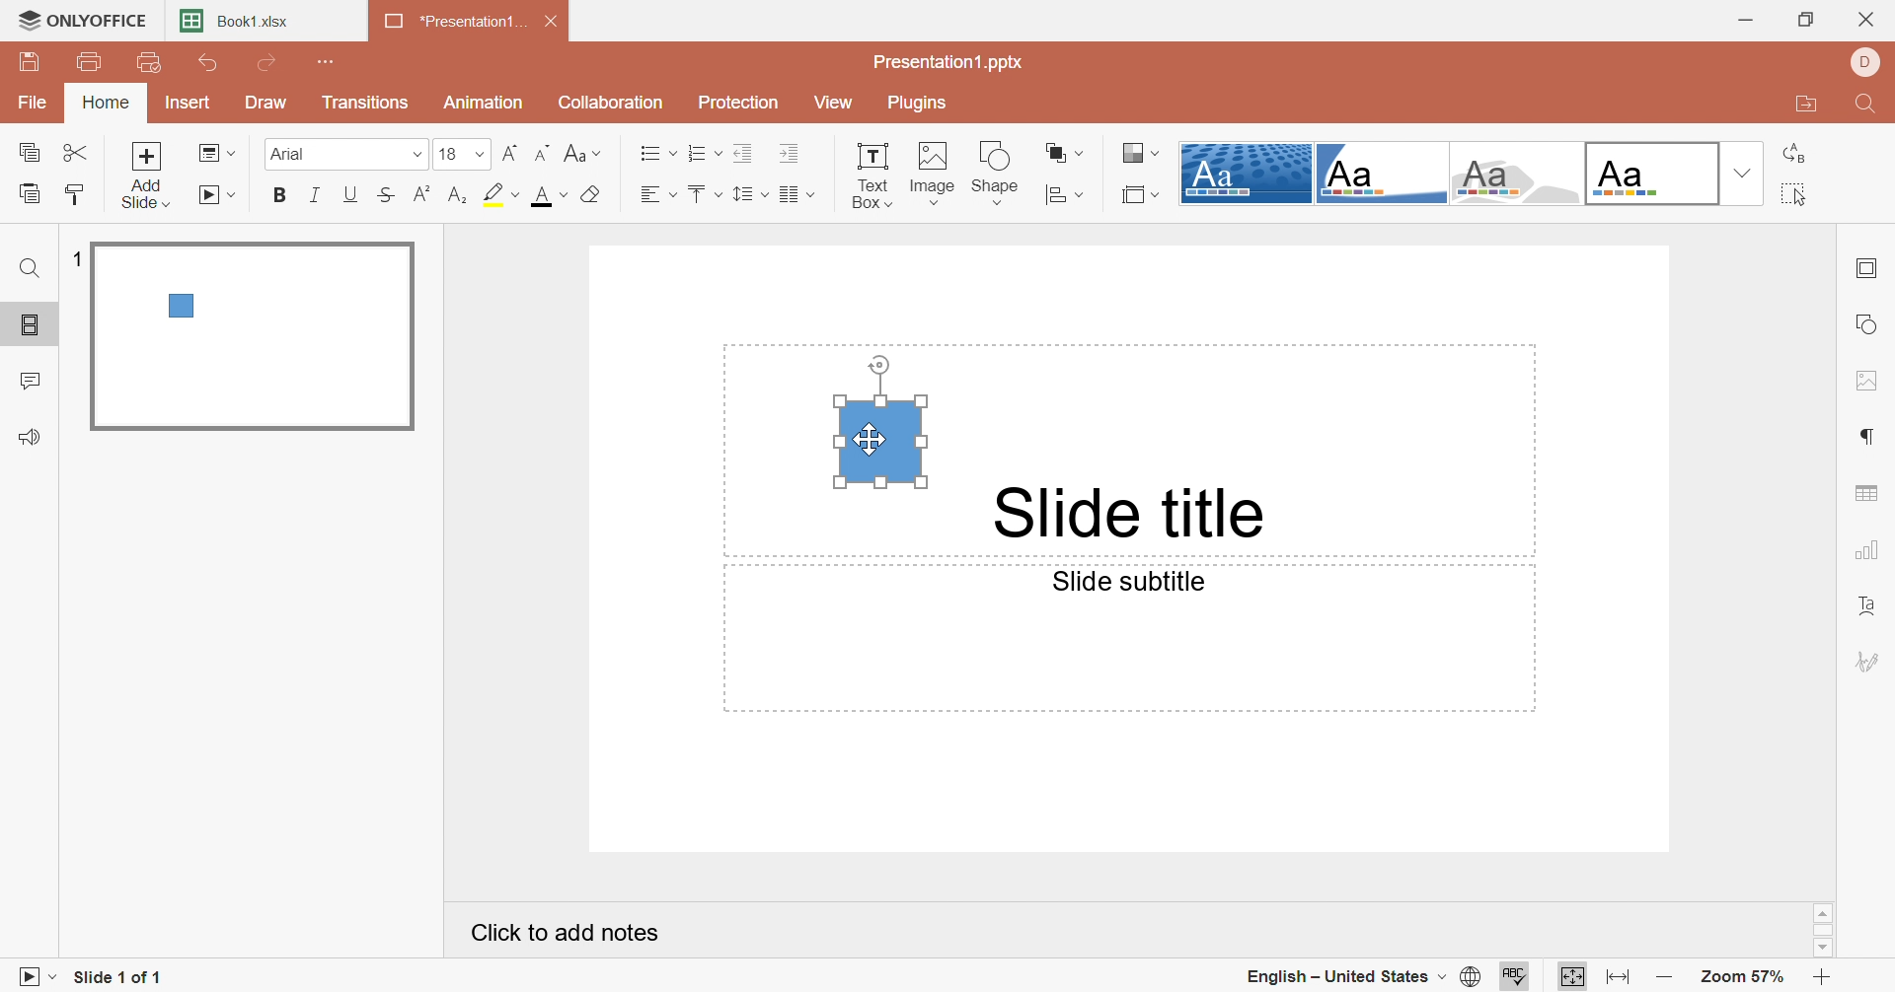 The image size is (1895, 992). What do you see at coordinates (387, 196) in the screenshot?
I see `Strikethrough` at bounding box center [387, 196].